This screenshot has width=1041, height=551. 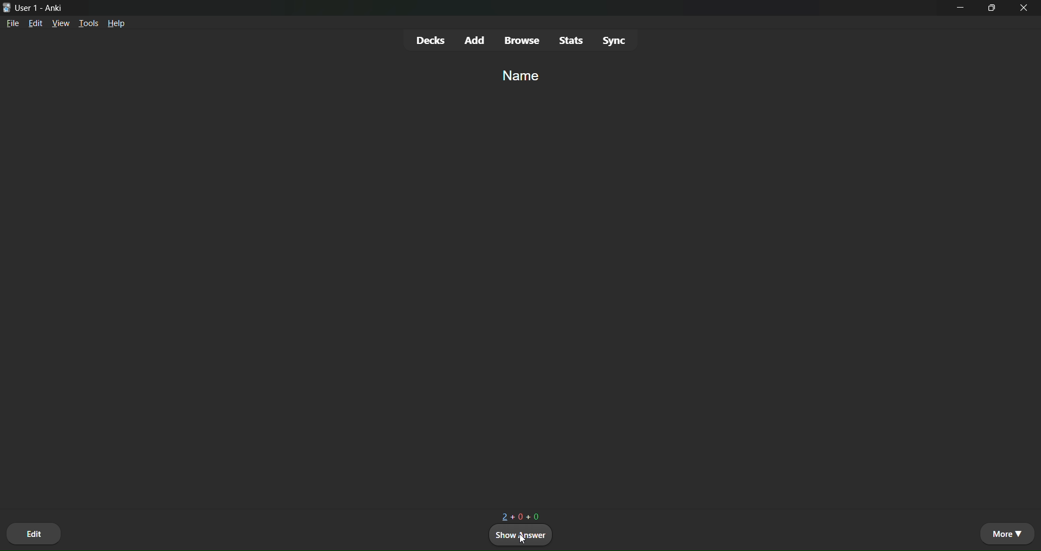 I want to click on browse, so click(x=523, y=41).